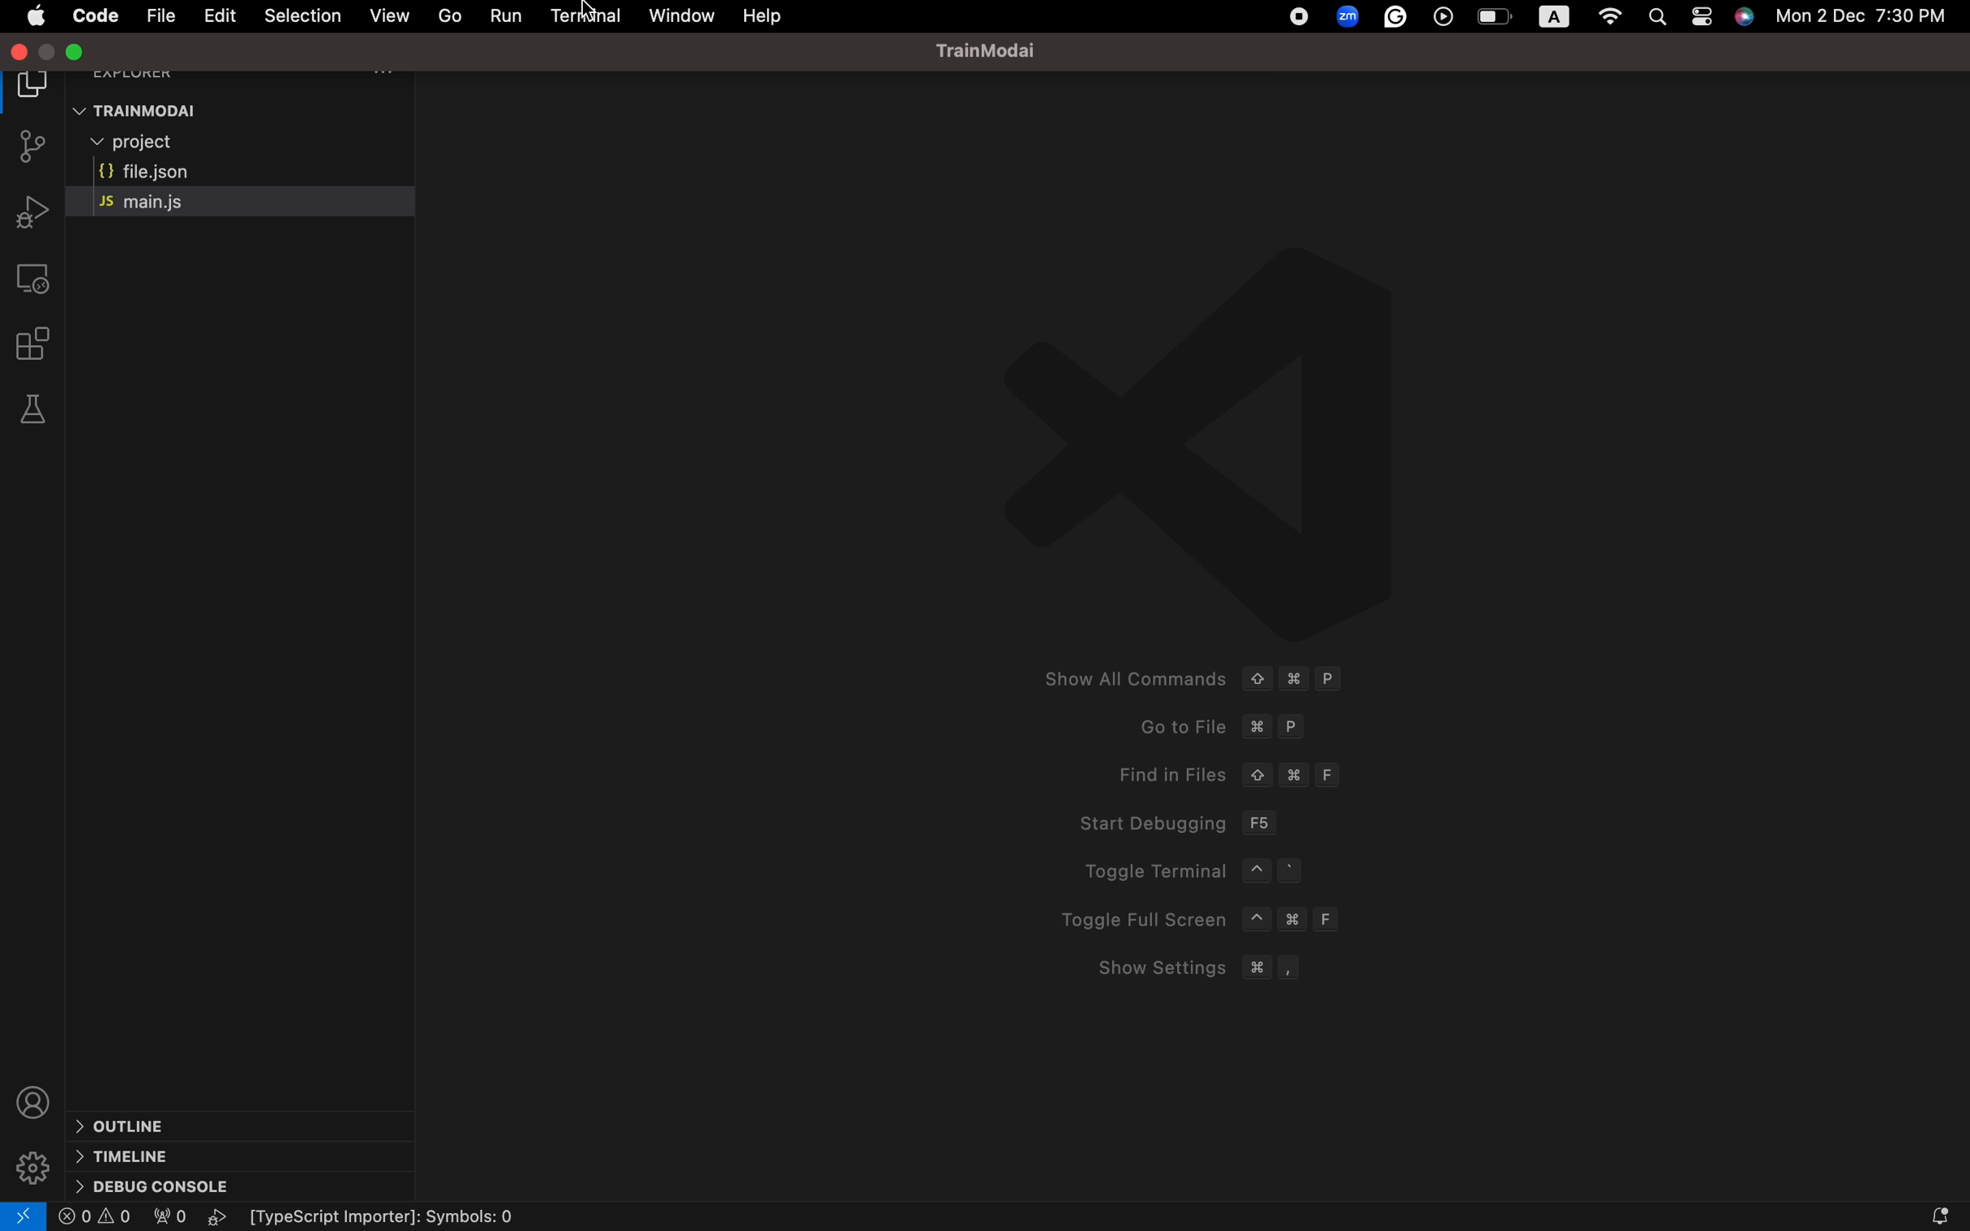  What do you see at coordinates (387, 15) in the screenshot?
I see `view` at bounding box center [387, 15].